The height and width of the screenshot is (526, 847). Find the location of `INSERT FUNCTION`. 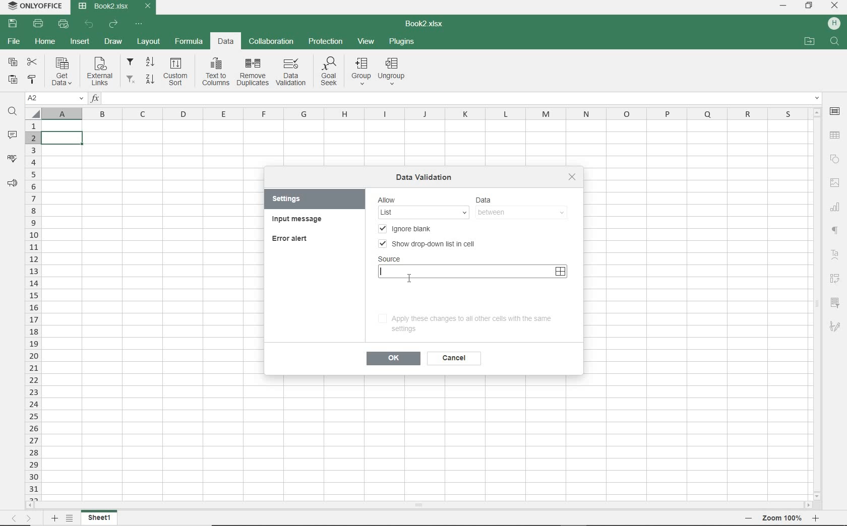

INSERT FUNCTION is located at coordinates (455, 97).